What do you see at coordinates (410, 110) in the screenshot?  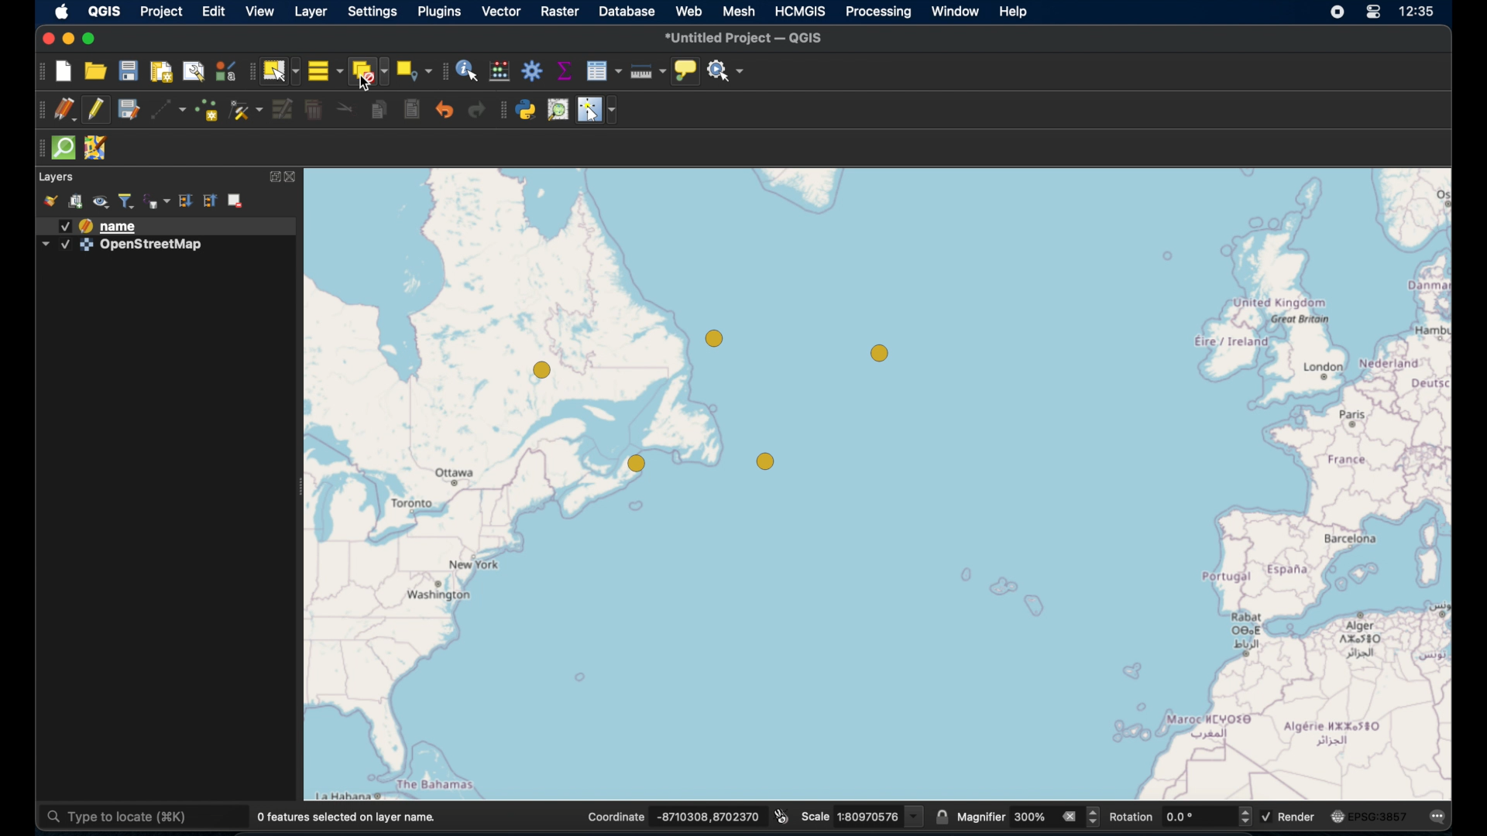 I see `paste features` at bounding box center [410, 110].